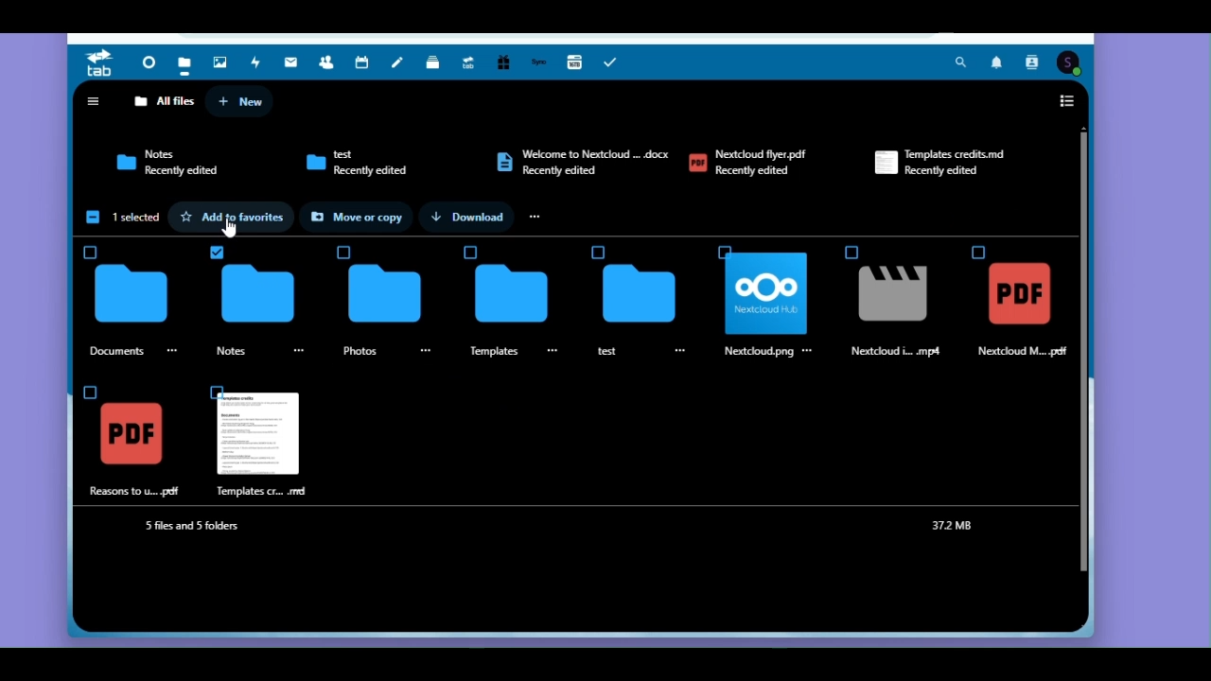 Image resolution: width=1211 pixels, height=681 pixels. Describe the element at coordinates (899, 352) in the screenshot. I see `Nextdoud i... .mp4.` at that location.